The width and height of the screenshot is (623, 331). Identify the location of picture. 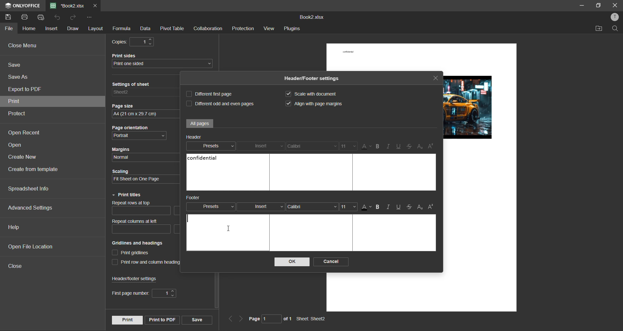
(467, 107).